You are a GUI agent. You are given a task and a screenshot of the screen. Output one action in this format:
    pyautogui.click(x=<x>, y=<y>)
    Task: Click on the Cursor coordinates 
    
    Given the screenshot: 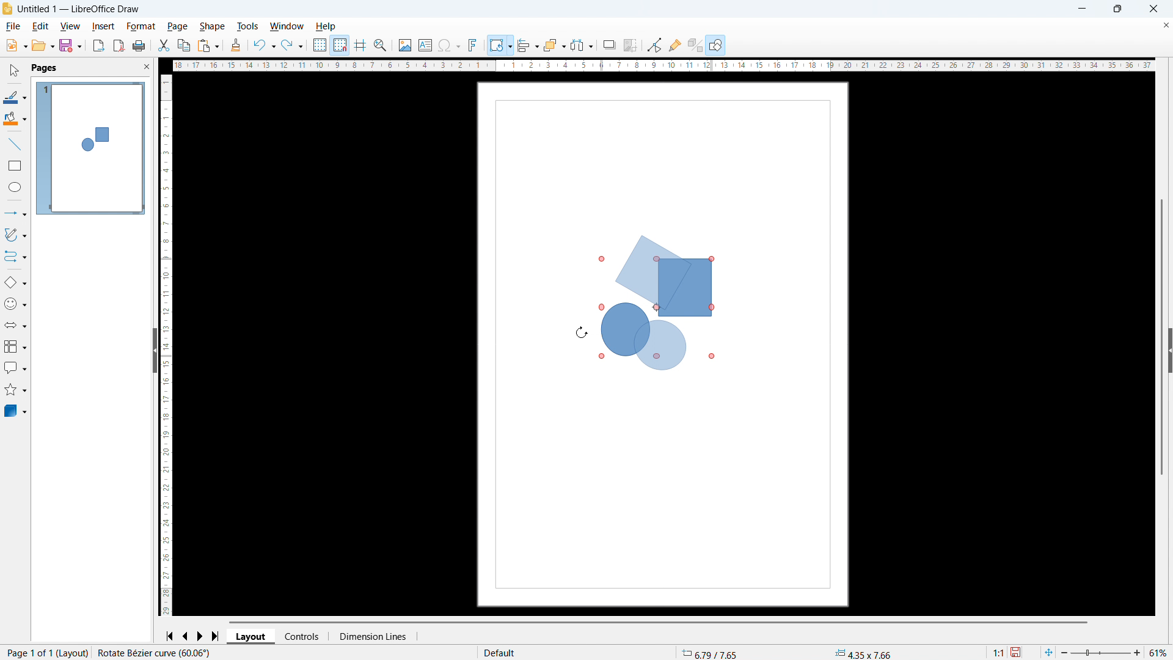 What is the action you would take?
    pyautogui.click(x=712, y=653)
    